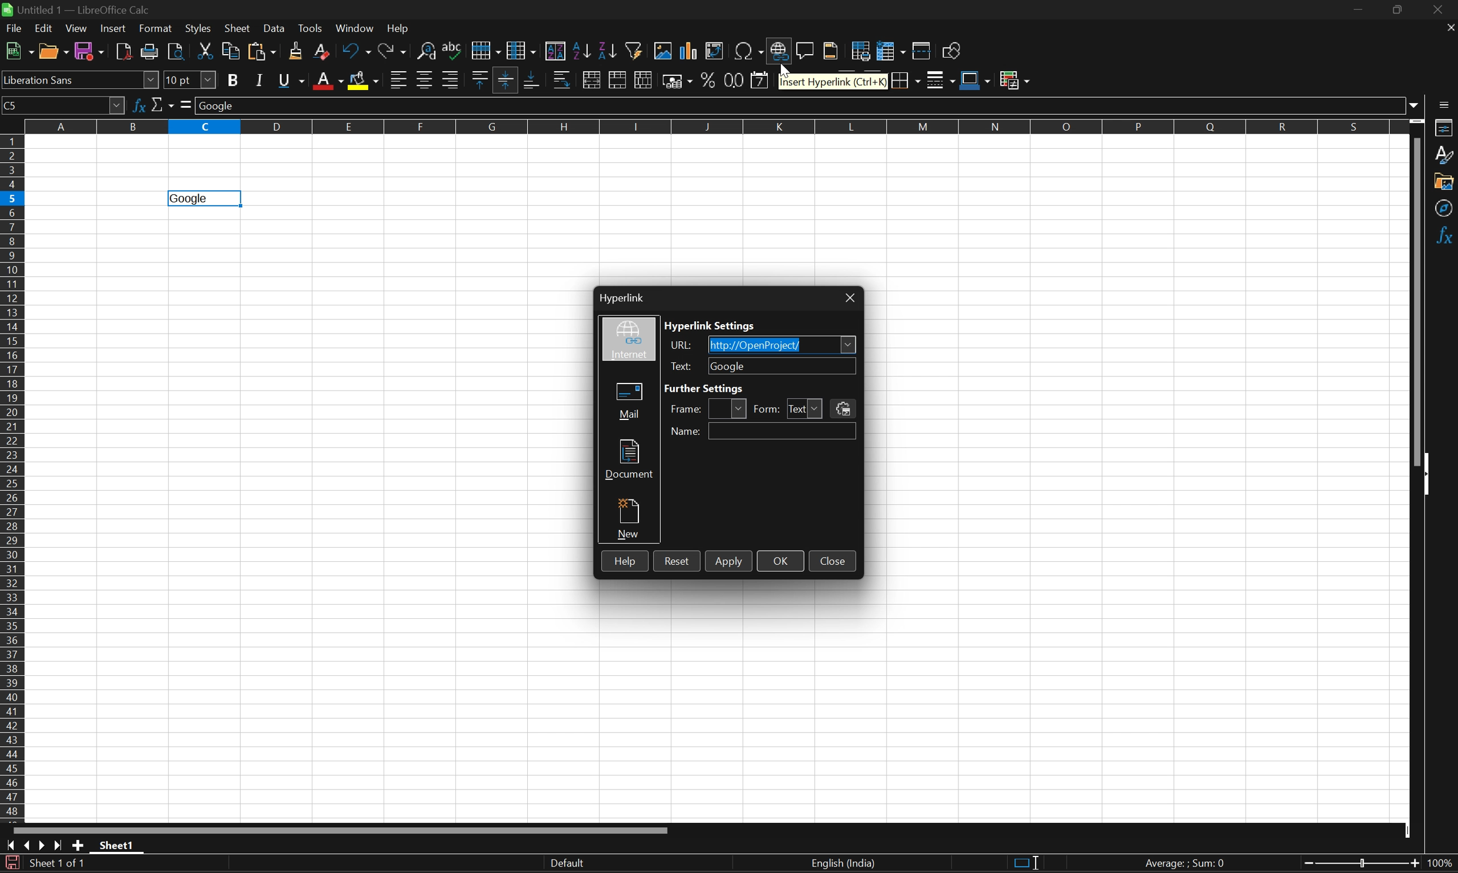 The height and width of the screenshot is (873, 1458). What do you see at coordinates (481, 77) in the screenshot?
I see `Align top` at bounding box center [481, 77].